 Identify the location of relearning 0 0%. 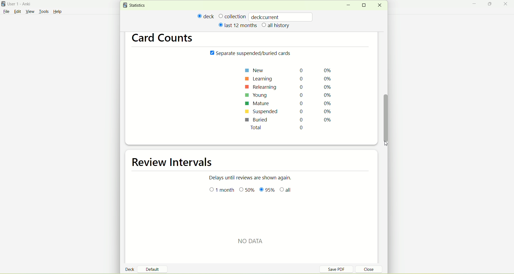
(289, 87).